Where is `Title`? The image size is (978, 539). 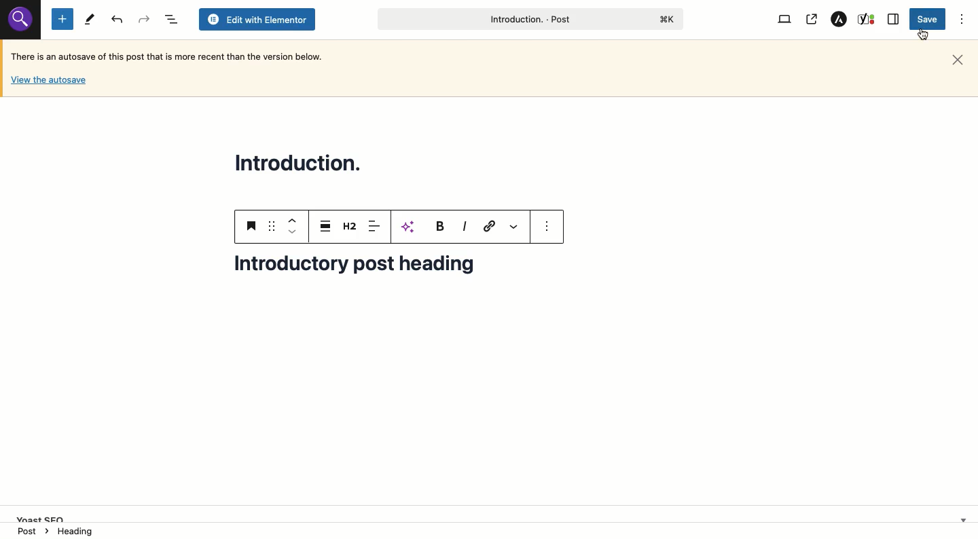
Title is located at coordinates (302, 162).